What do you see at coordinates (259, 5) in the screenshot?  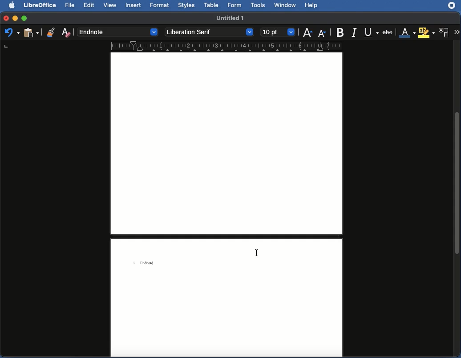 I see `Tools` at bounding box center [259, 5].